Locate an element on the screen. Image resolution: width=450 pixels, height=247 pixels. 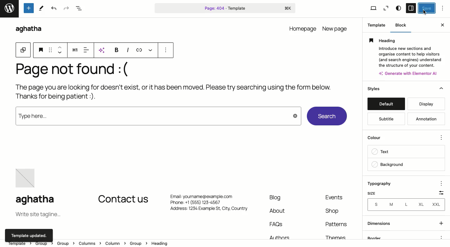
page not found is located at coordinates (65, 70).